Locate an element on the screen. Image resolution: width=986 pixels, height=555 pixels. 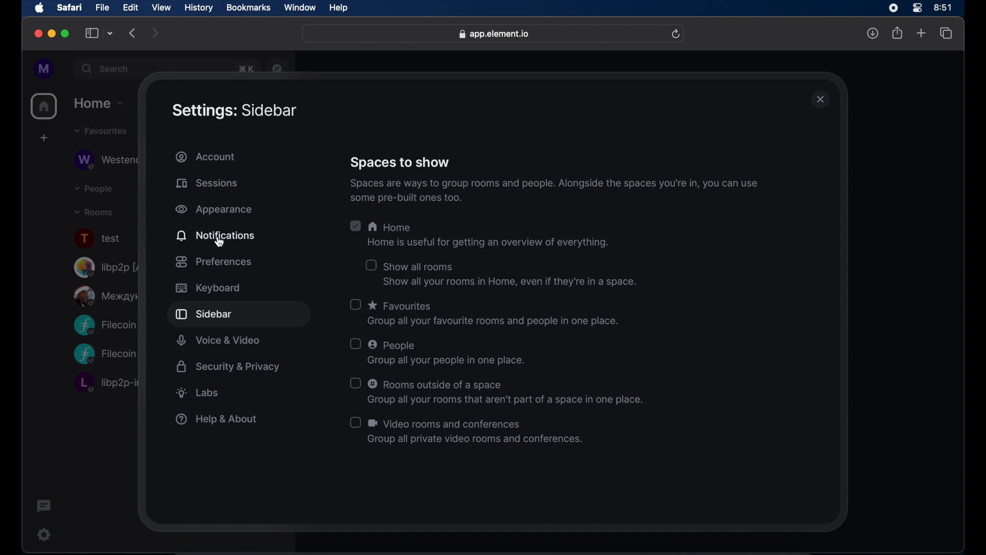
web address- app.elements.io is located at coordinates (494, 34).